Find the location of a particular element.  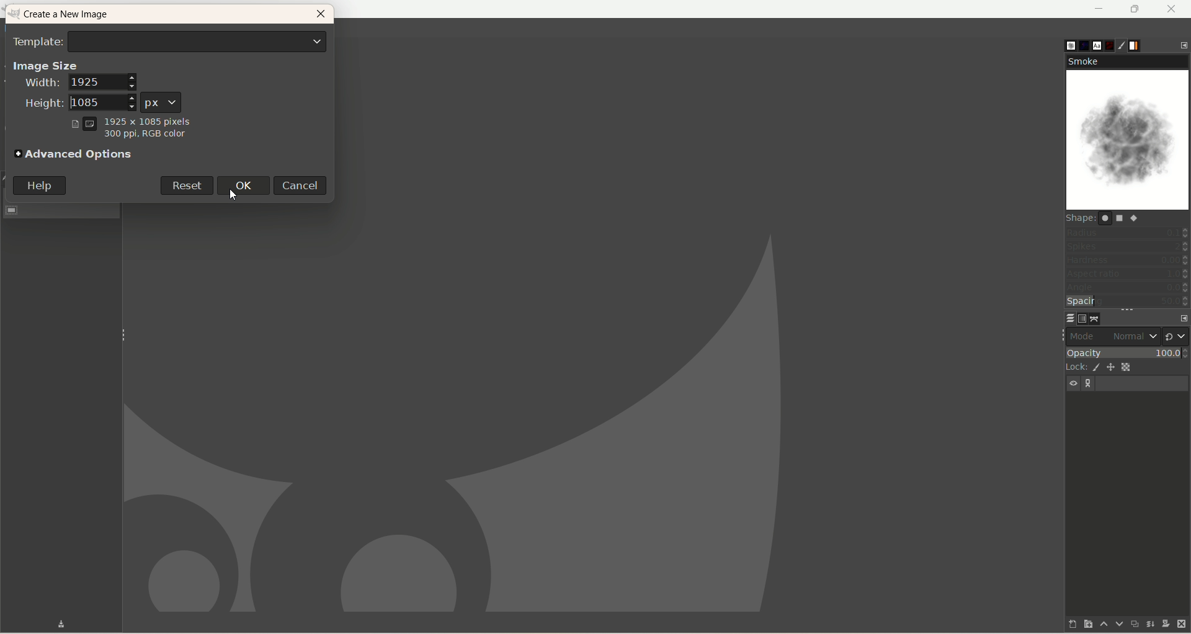

layers is located at coordinates (1063, 318).